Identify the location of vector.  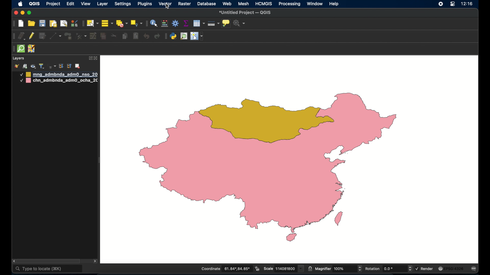
(165, 4).